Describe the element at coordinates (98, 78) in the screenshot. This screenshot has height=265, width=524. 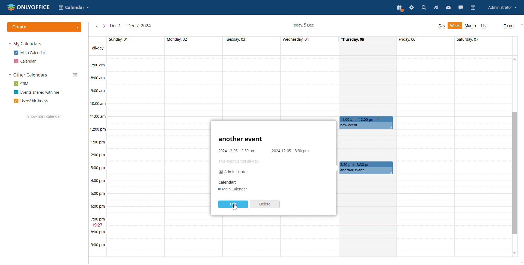
I see `8:00 am` at that location.